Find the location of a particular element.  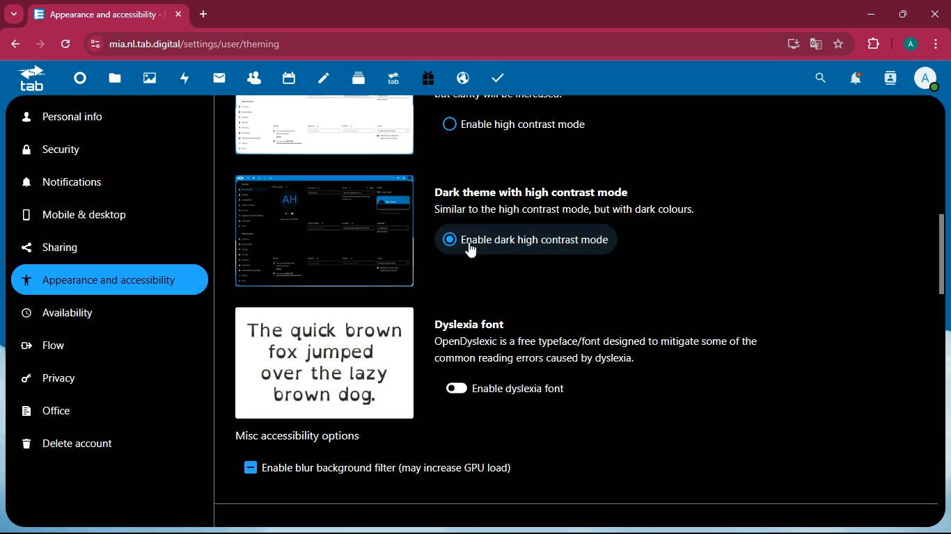

enable is located at coordinates (523, 124).